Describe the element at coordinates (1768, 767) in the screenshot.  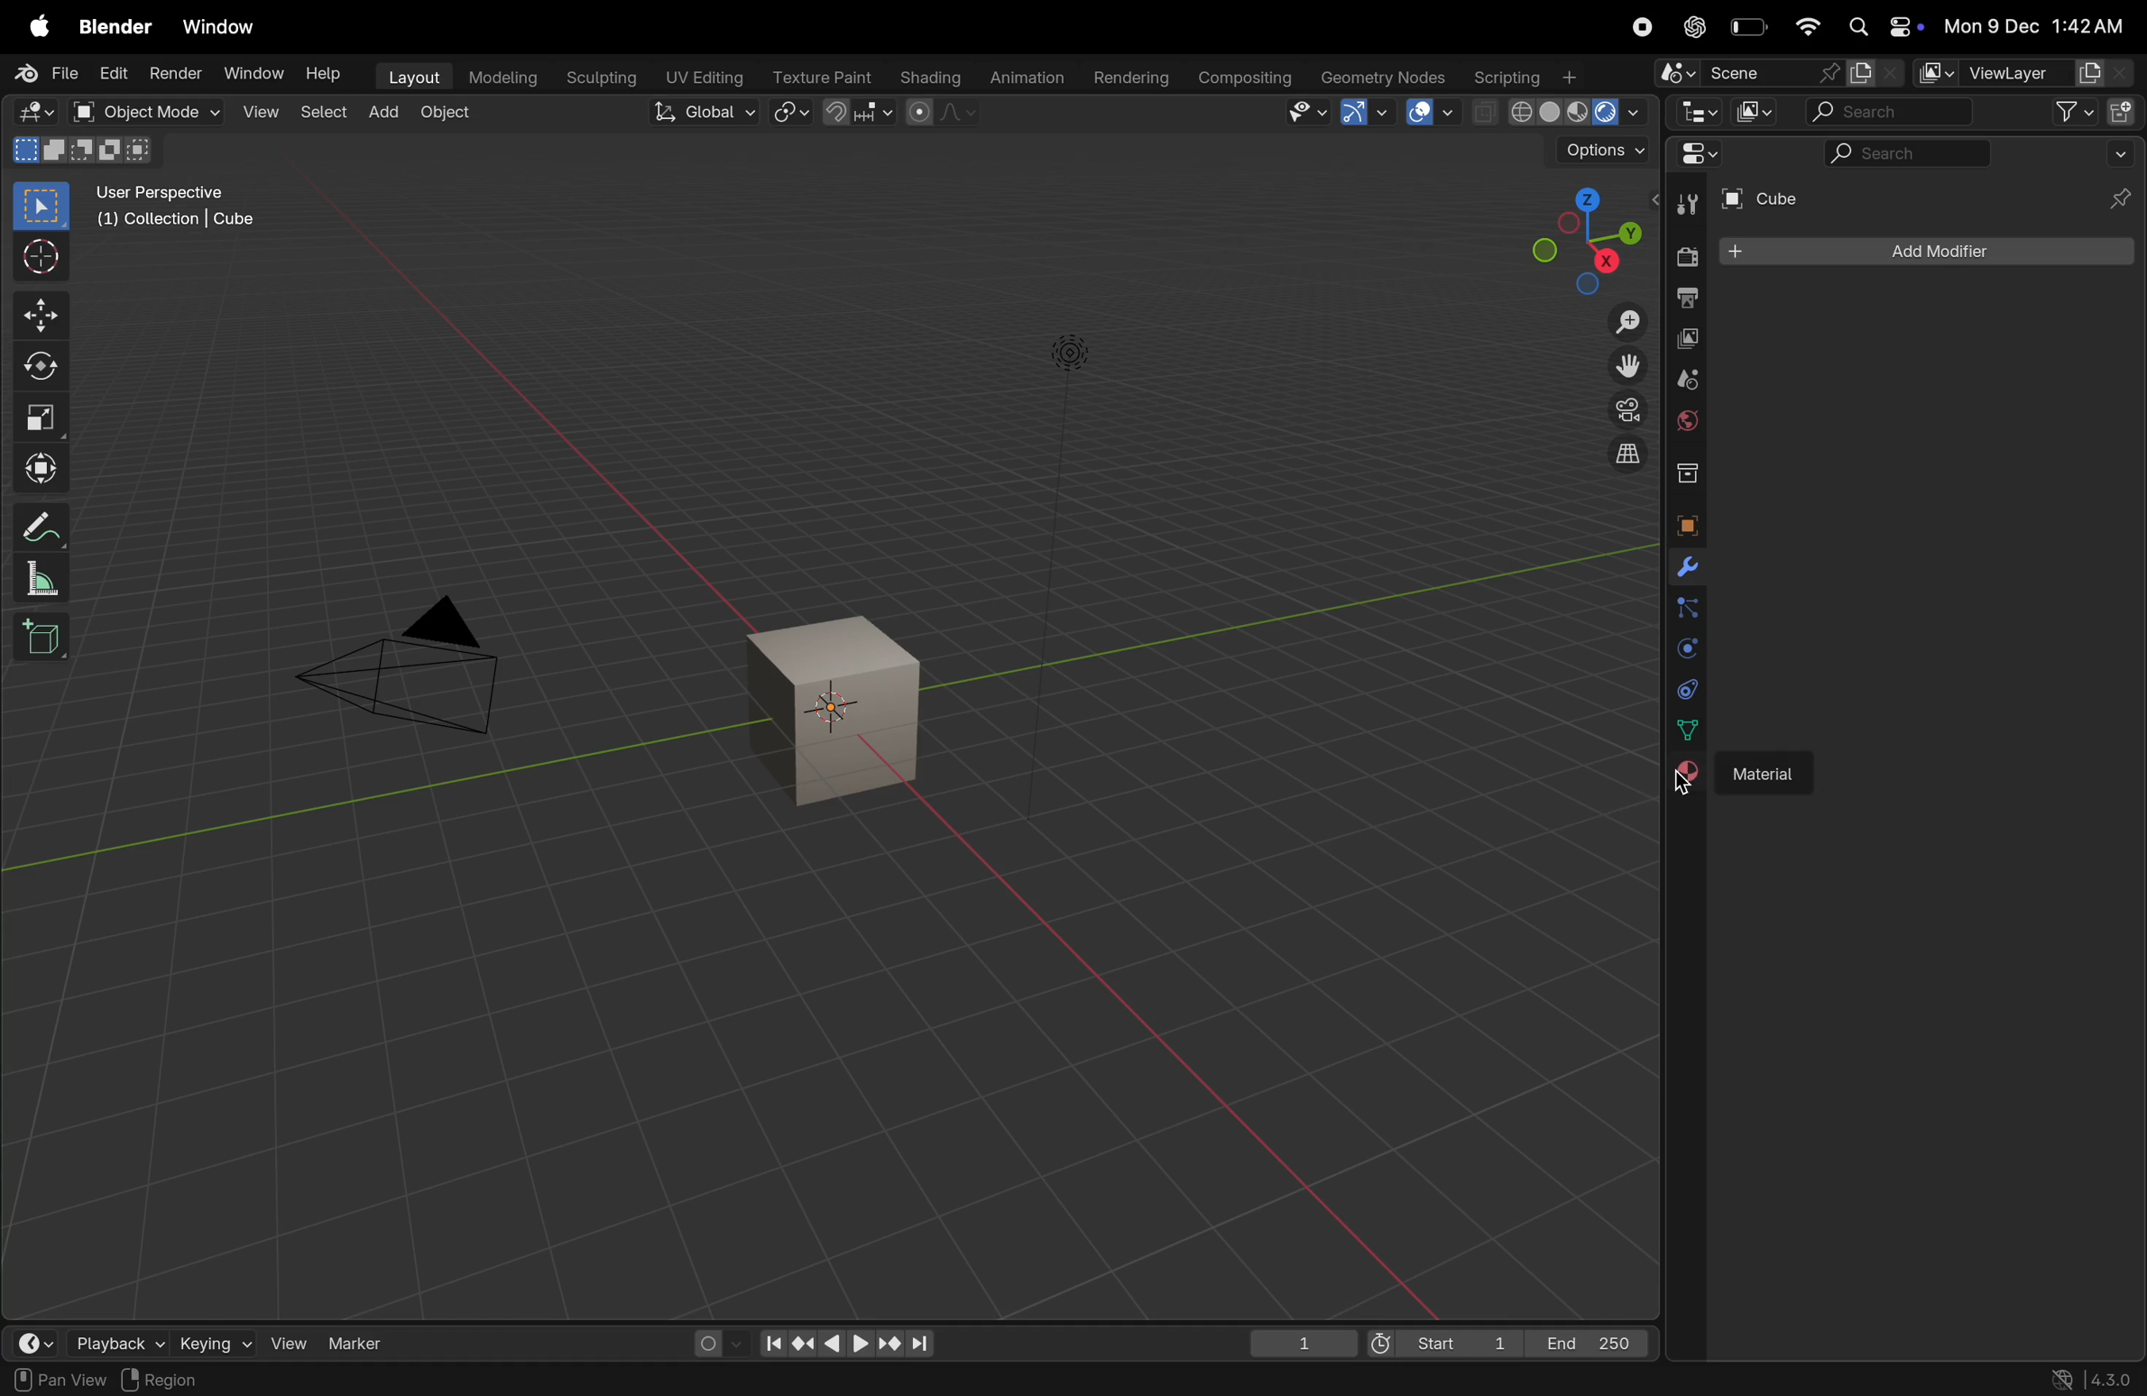
I see `material` at that location.